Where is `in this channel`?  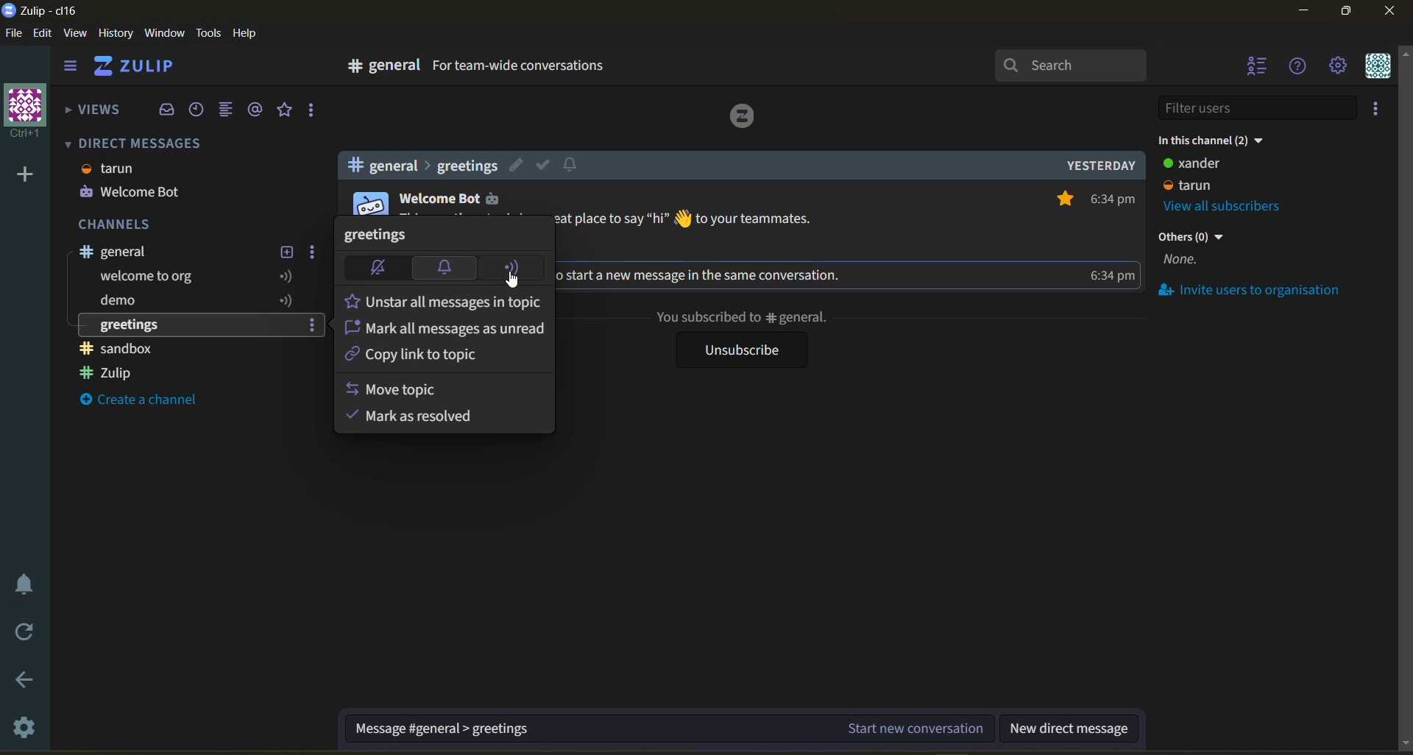 in this channel is located at coordinates (1215, 143).